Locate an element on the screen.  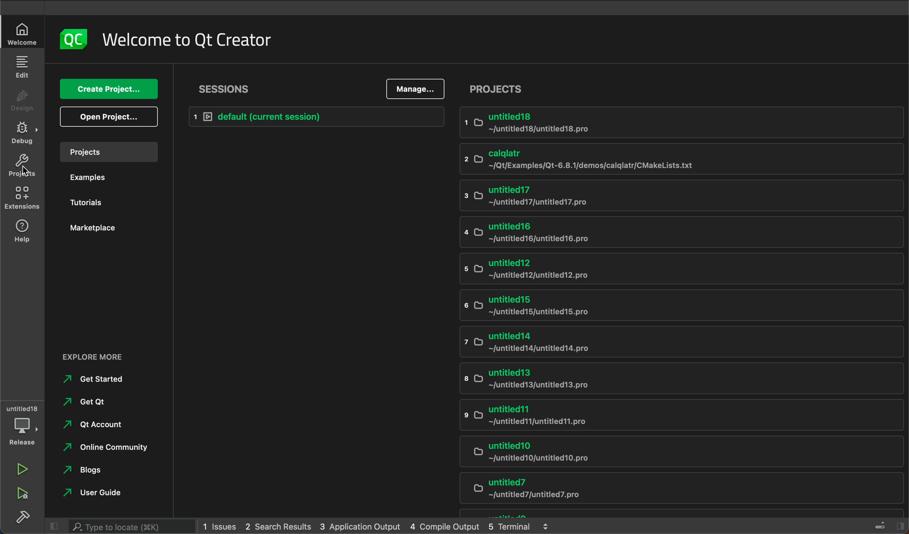
current session is located at coordinates (315, 117).